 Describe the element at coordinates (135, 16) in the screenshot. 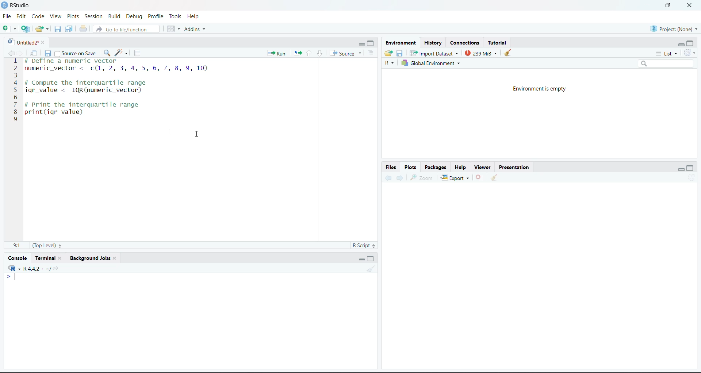

I see `Debug` at that location.